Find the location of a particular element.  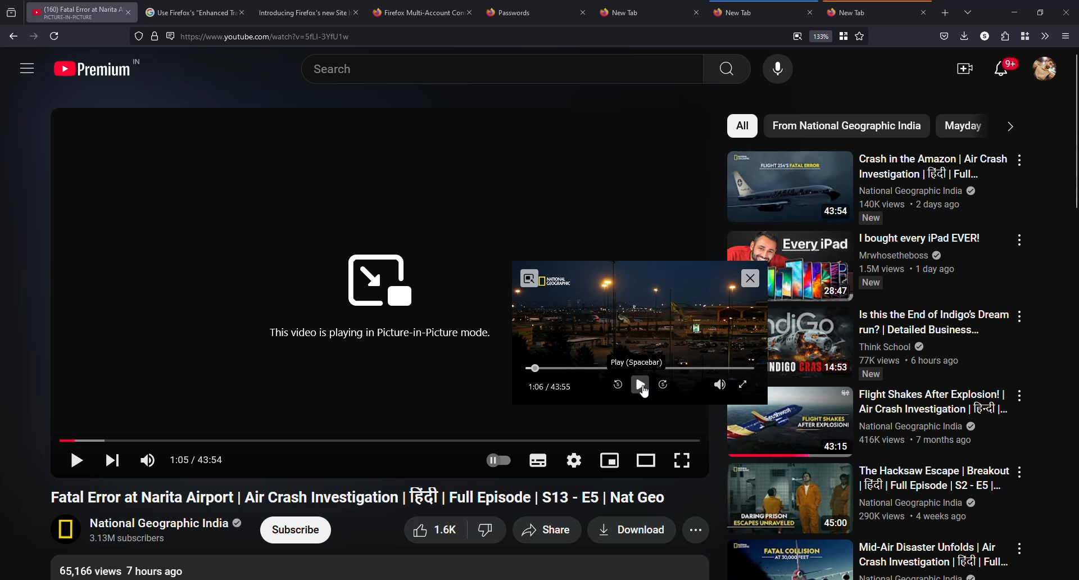

play is located at coordinates (639, 384).